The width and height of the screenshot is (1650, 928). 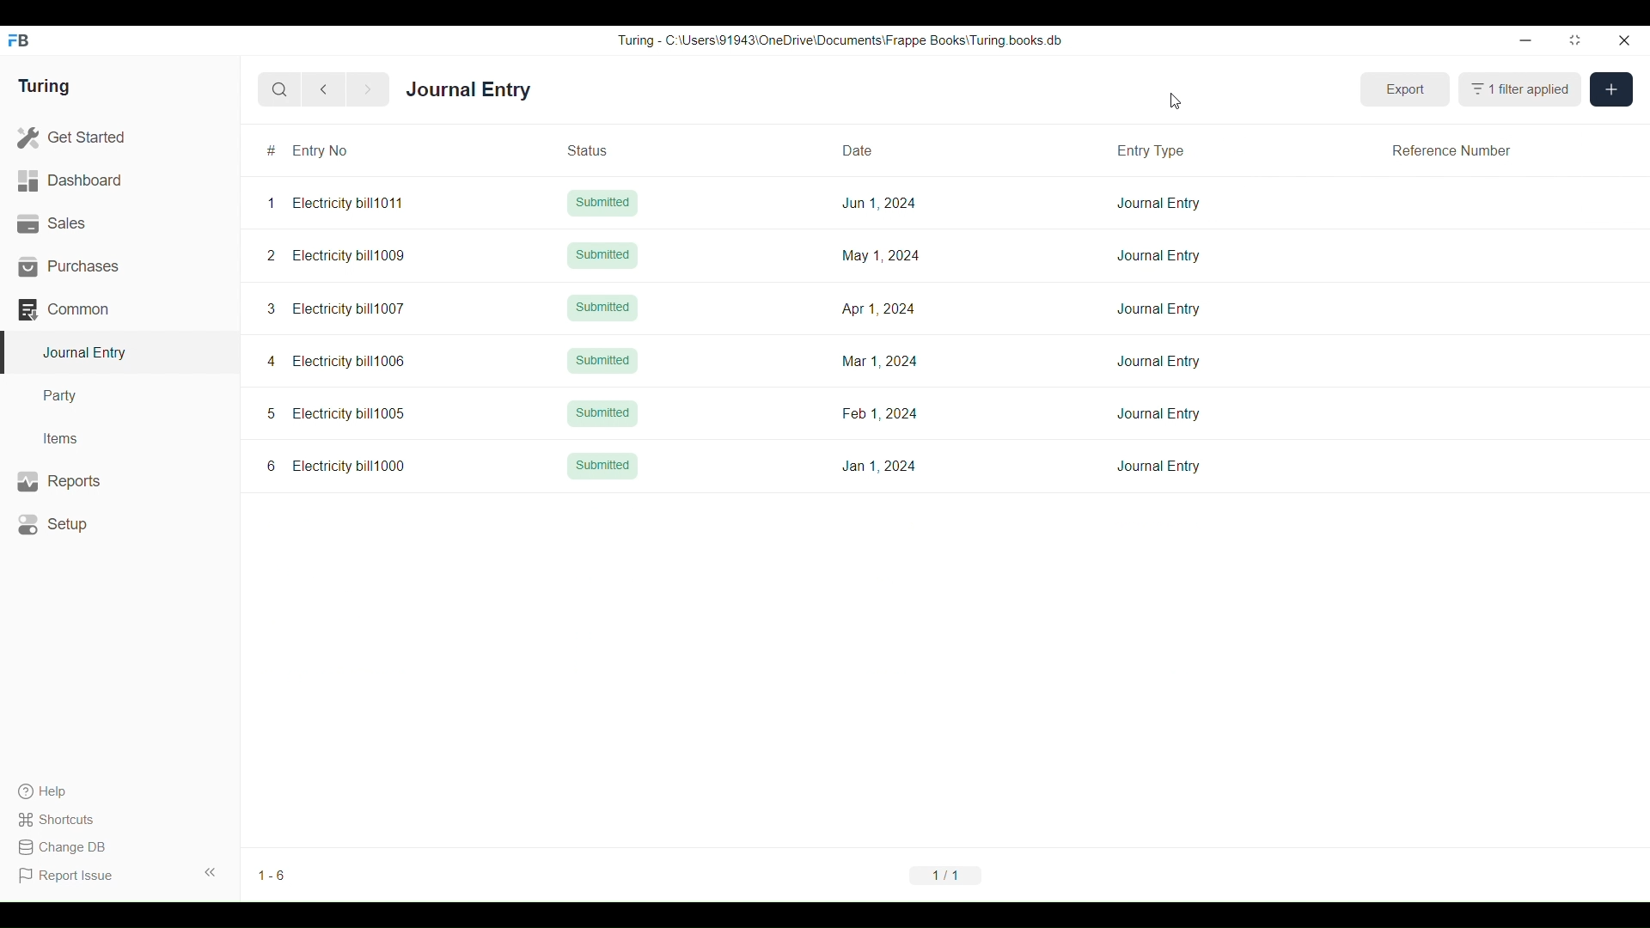 I want to click on Submitted, so click(x=602, y=413).